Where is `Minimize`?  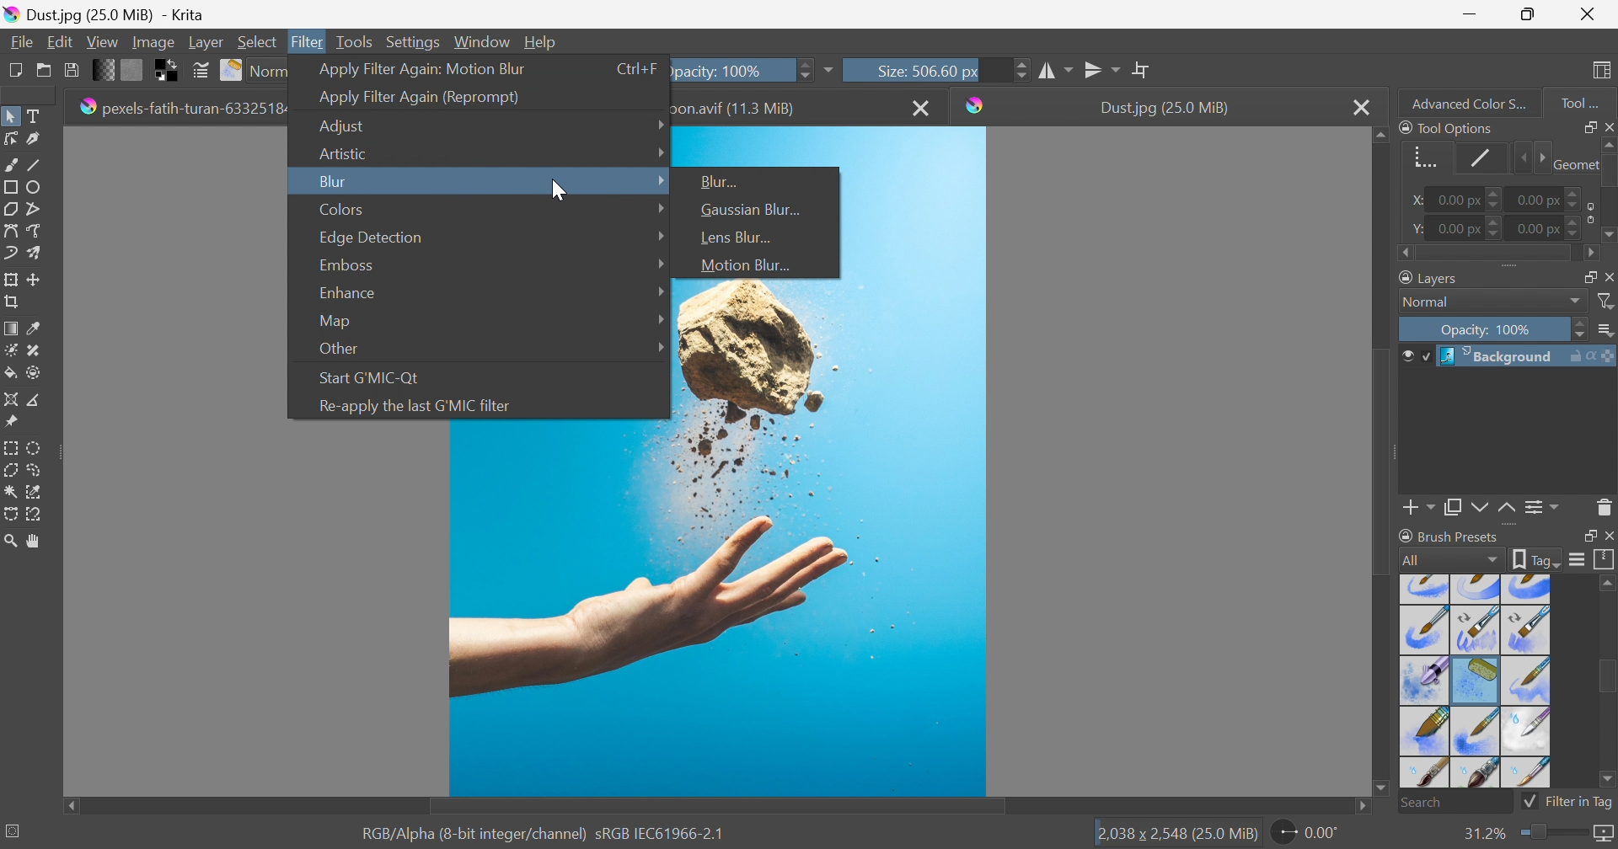
Minimize is located at coordinates (1469, 13).